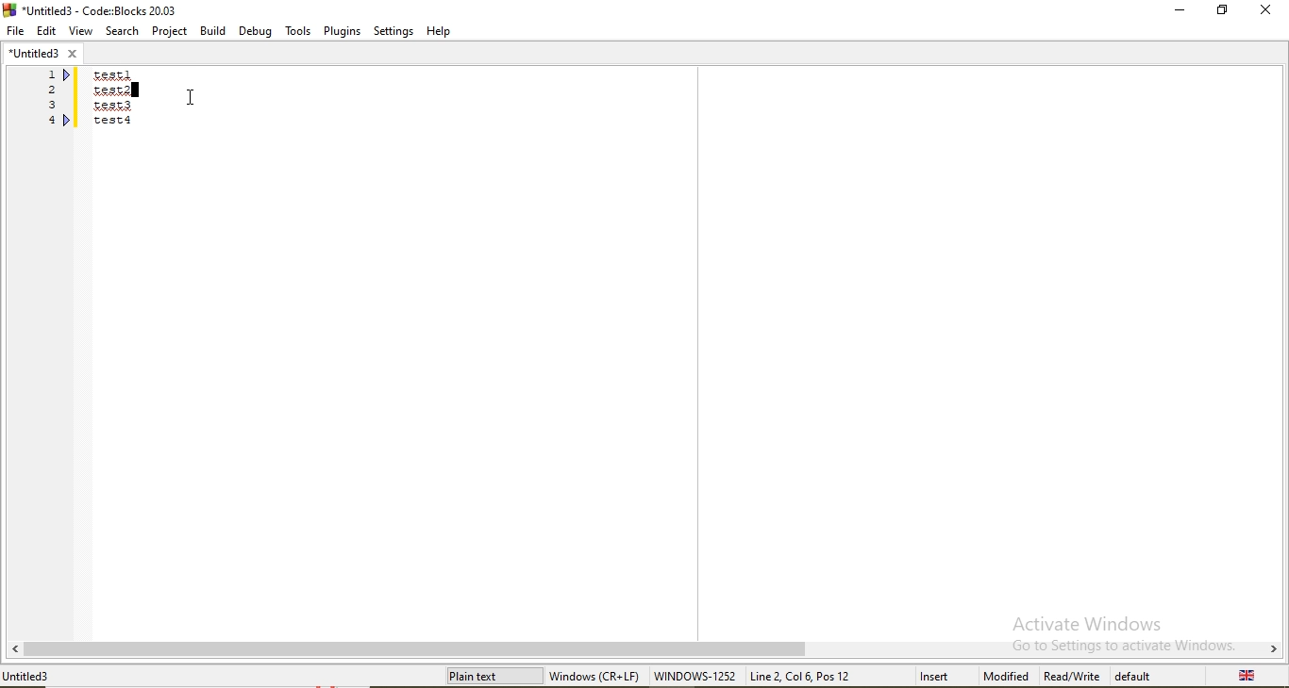 Image resolution: width=1289 pixels, height=688 pixels. What do you see at coordinates (15, 30) in the screenshot?
I see `File` at bounding box center [15, 30].